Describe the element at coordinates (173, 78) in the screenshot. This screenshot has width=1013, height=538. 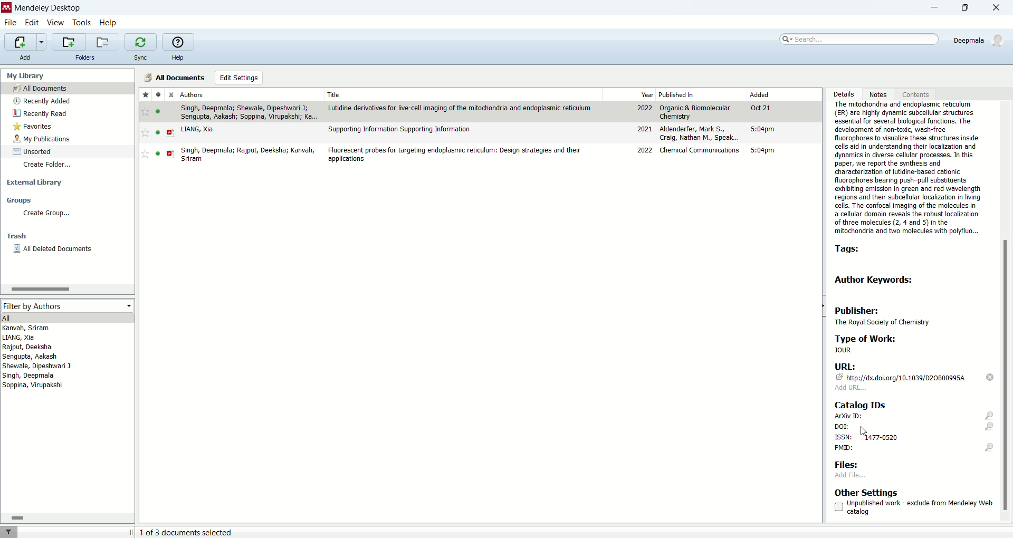
I see `all documents` at that location.